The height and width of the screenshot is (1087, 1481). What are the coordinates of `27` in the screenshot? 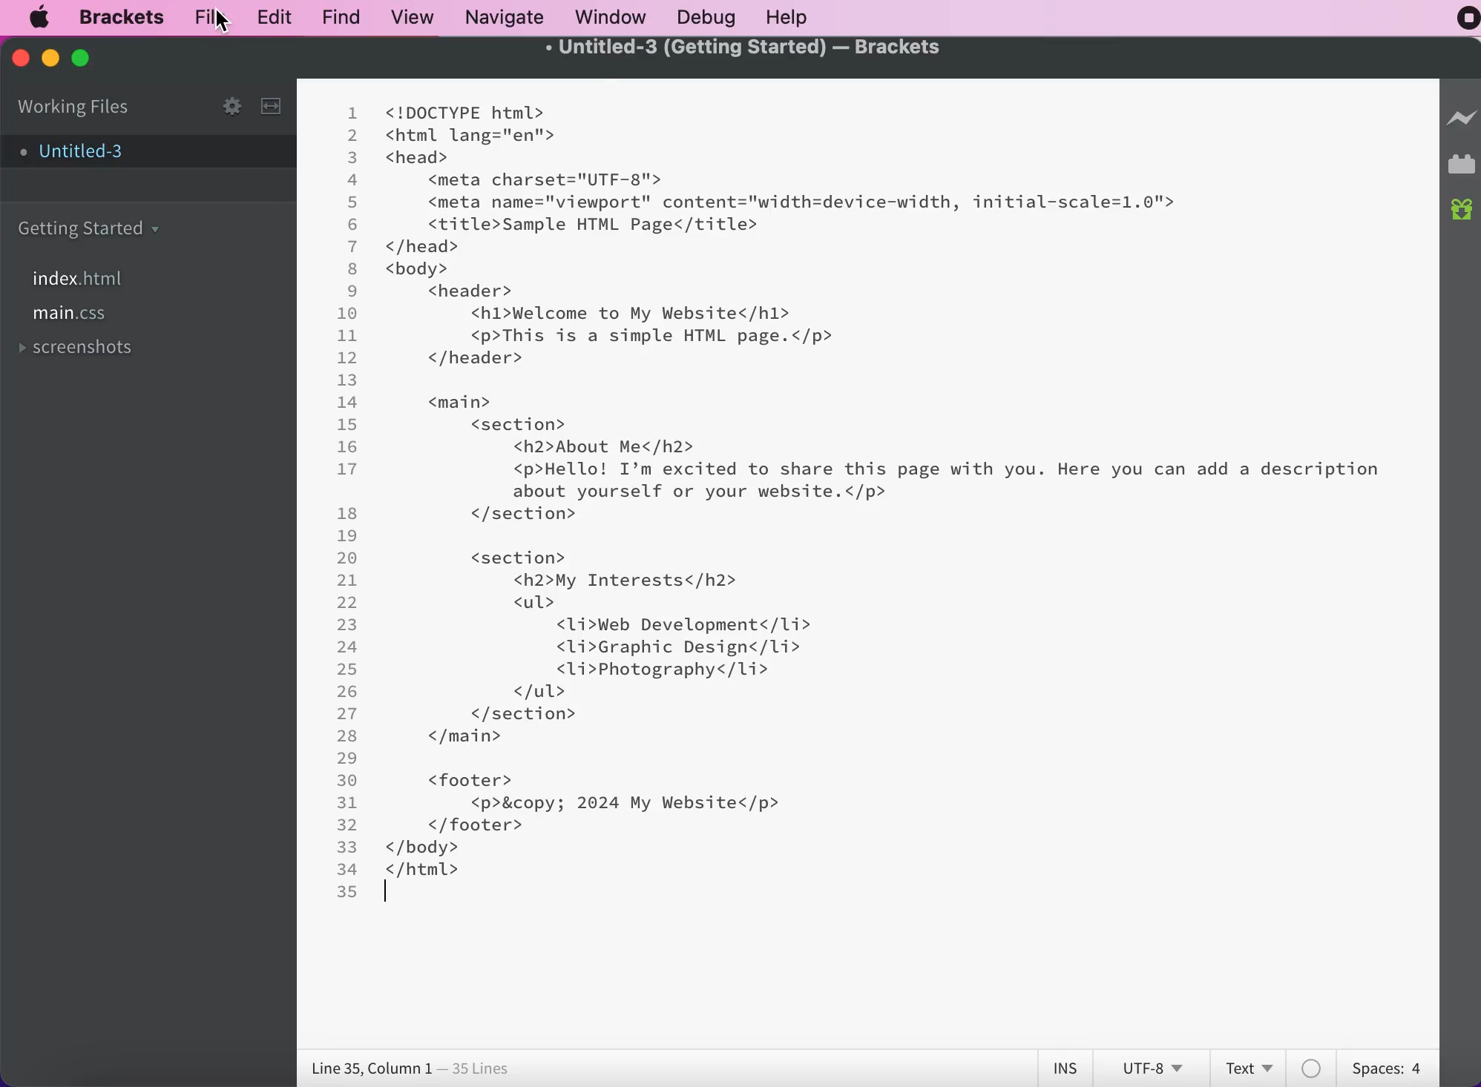 It's located at (347, 714).